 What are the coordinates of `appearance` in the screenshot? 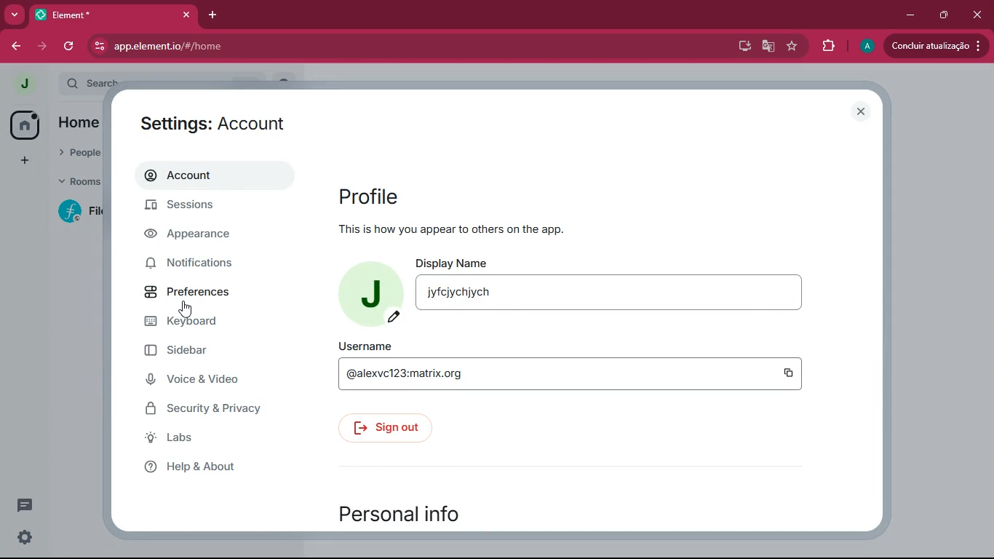 It's located at (205, 234).